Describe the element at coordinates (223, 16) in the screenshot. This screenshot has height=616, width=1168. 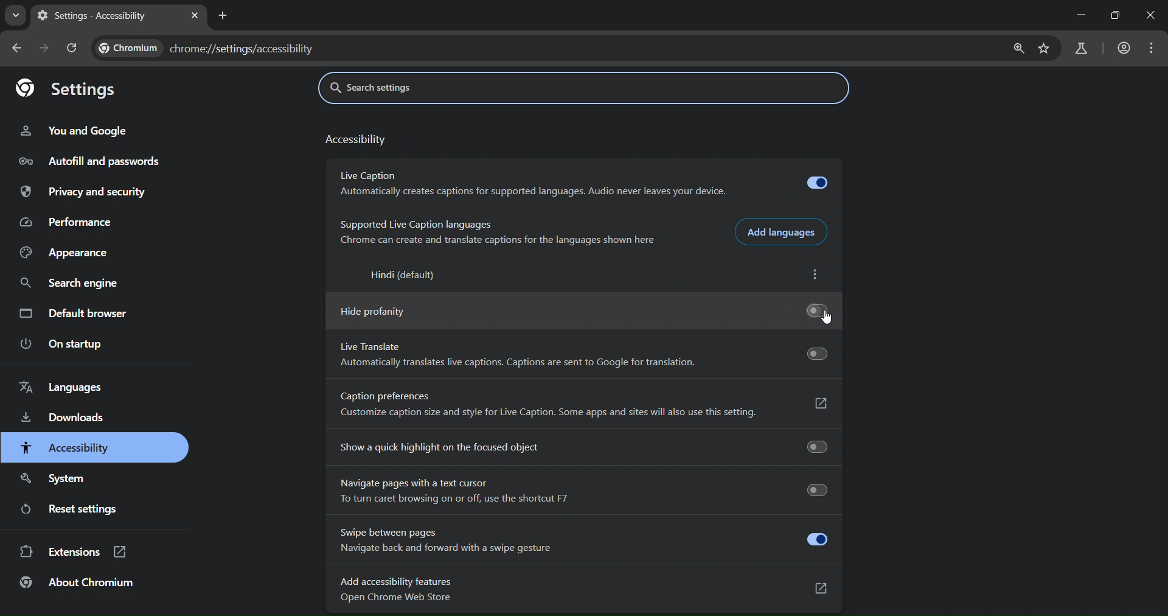
I see `new tab` at that location.